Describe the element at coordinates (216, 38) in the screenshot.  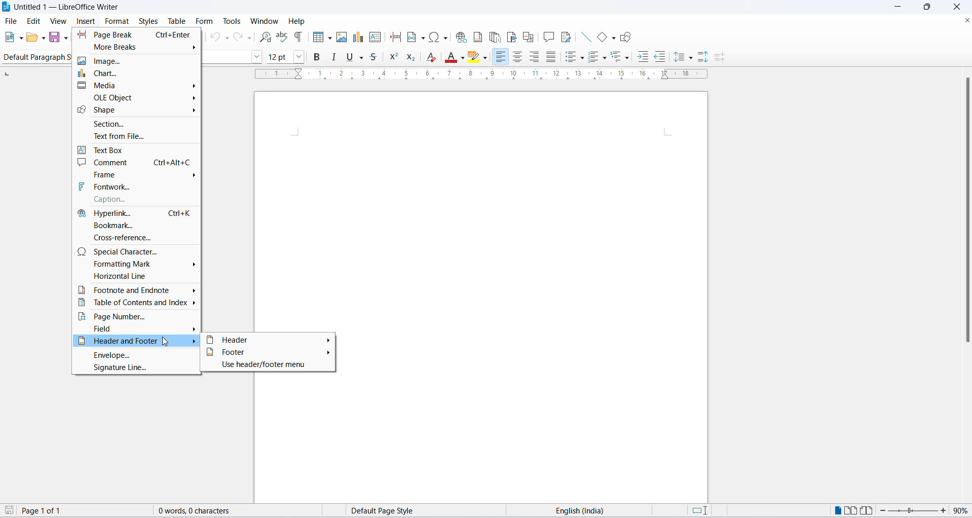
I see `undo` at that location.